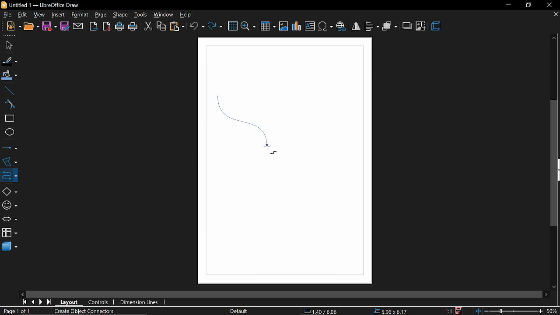  Describe the element at coordinates (9, 105) in the screenshot. I see `curve` at that location.